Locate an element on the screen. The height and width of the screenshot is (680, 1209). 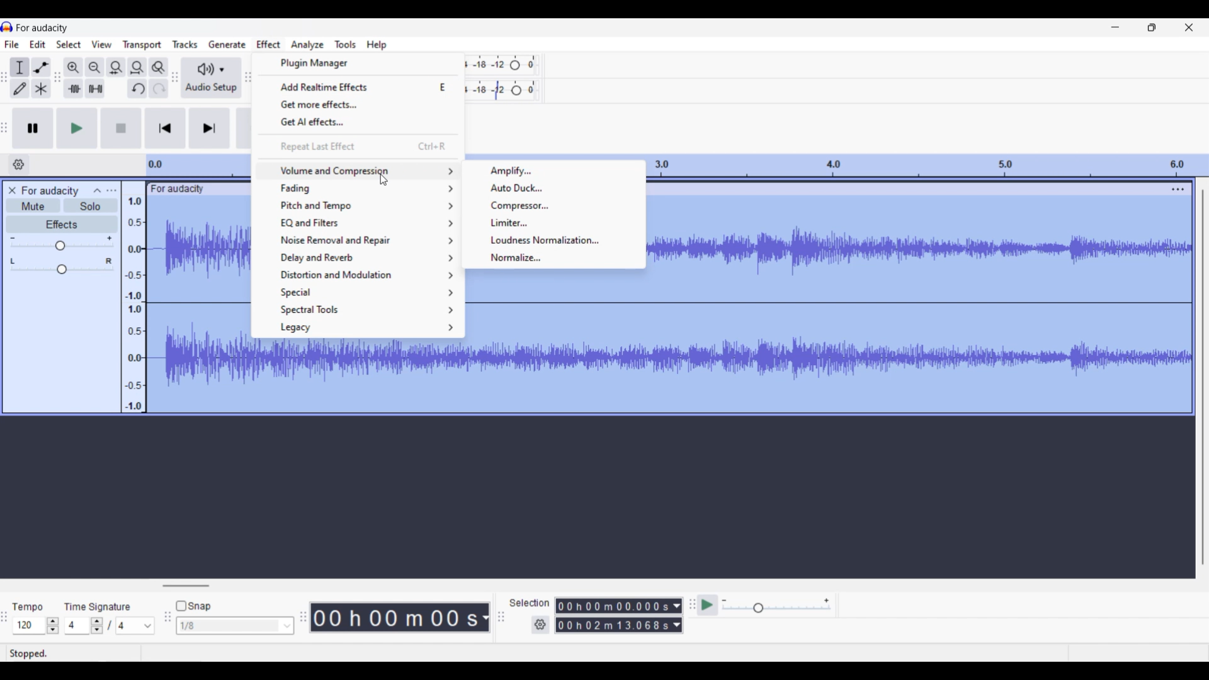
Undo is located at coordinates (137, 88).